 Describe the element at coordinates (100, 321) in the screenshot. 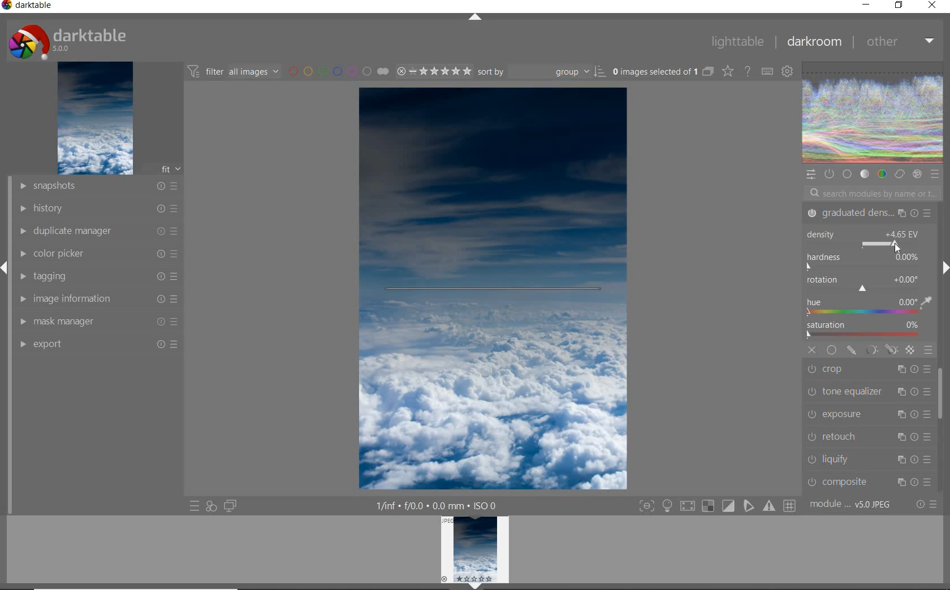

I see `MASK MANAGER` at that location.